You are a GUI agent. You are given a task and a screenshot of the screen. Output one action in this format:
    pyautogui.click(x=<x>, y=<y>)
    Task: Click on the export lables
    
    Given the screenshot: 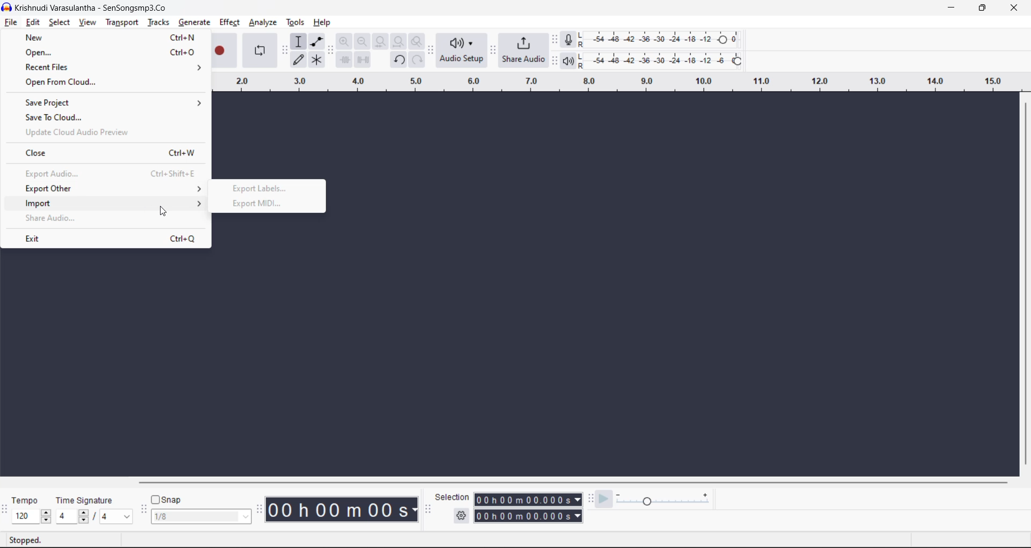 What is the action you would take?
    pyautogui.click(x=260, y=188)
    